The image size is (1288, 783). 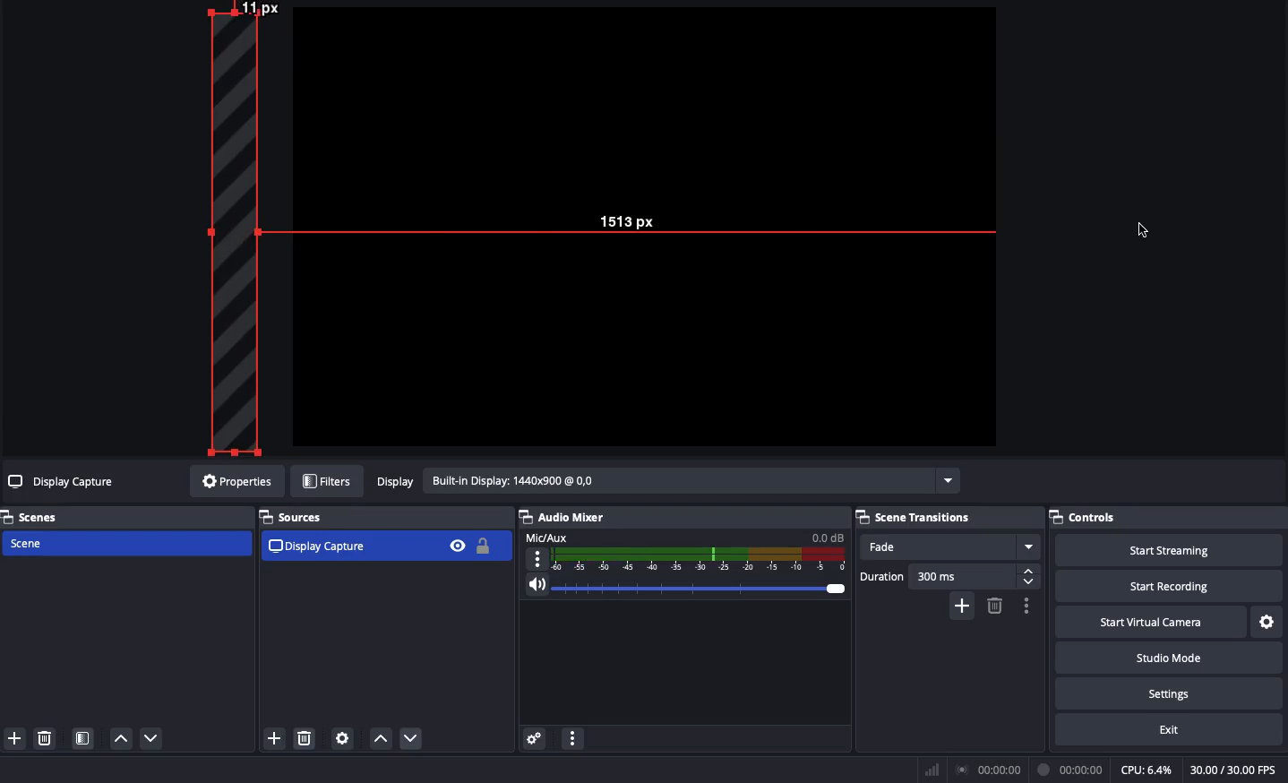 I want to click on Studio mode, so click(x=1167, y=656).